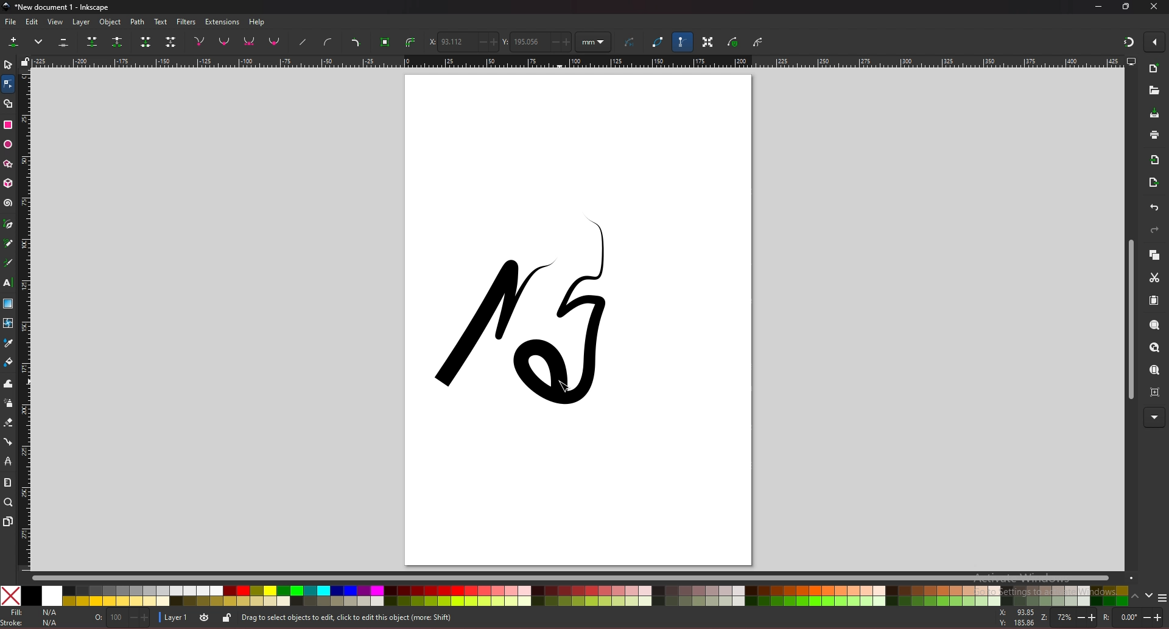 This screenshot has height=629, width=1169. I want to click on zoom, so click(8, 502).